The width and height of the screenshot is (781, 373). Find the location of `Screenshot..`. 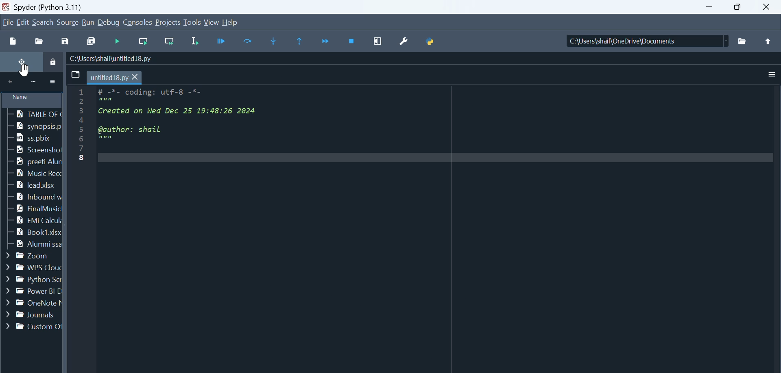

Screenshot.. is located at coordinates (28, 151).